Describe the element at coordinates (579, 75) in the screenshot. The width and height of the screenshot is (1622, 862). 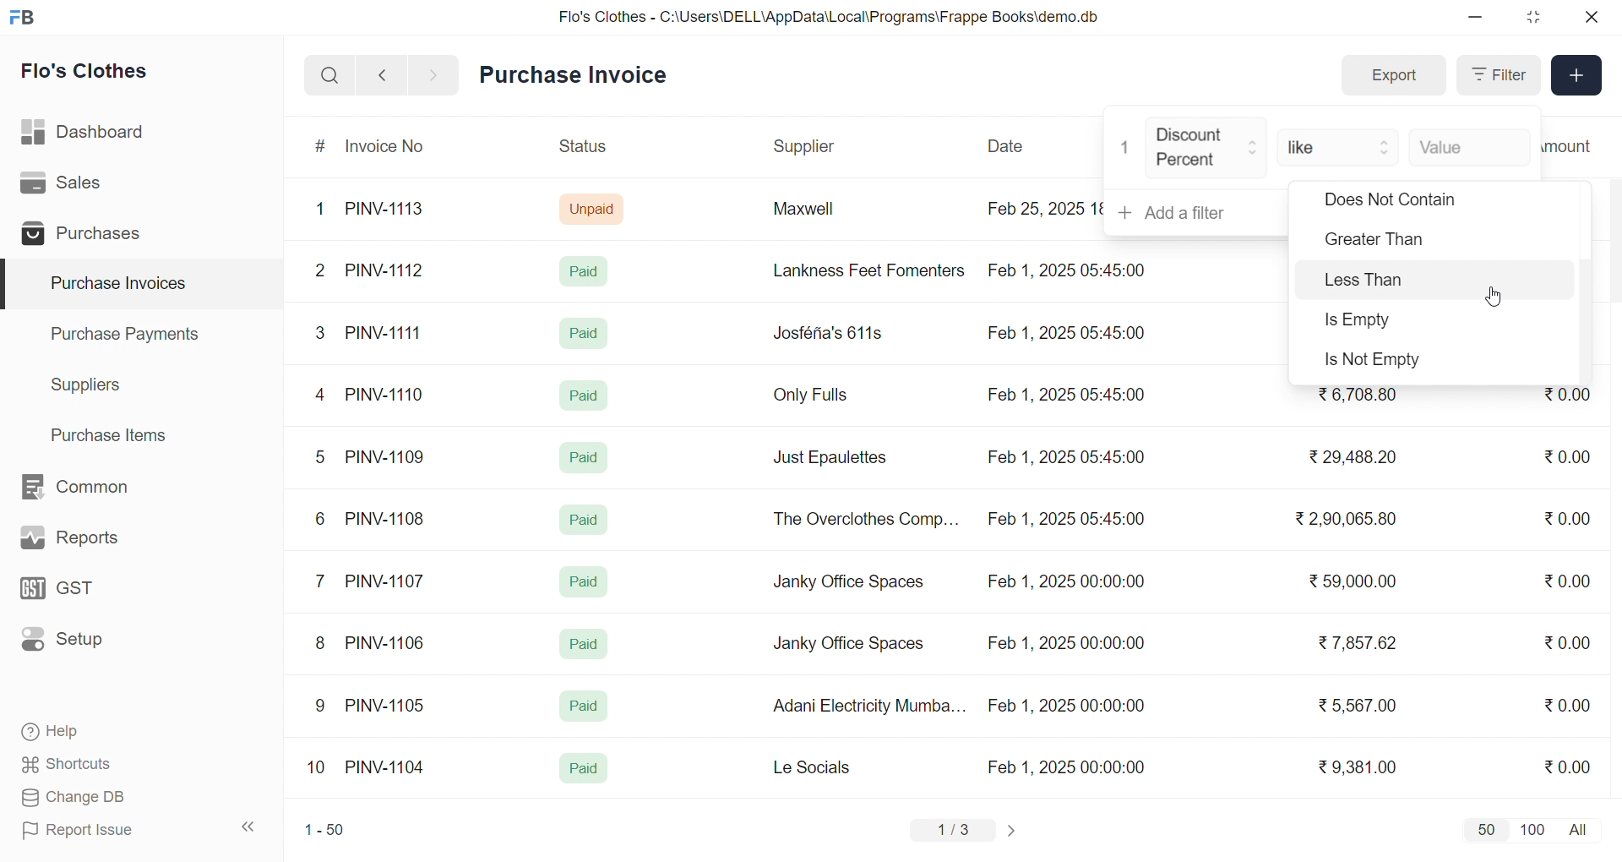
I see `Purchase Invoice` at that location.